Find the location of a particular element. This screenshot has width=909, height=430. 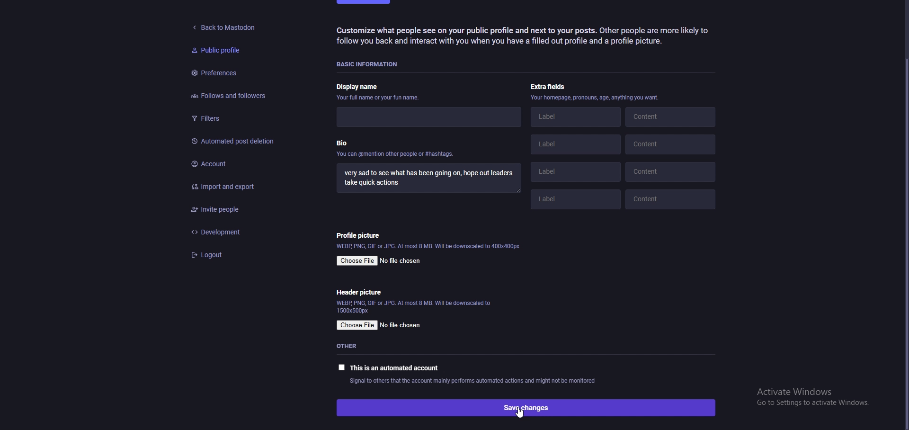

scroll bar is located at coordinates (903, 242).